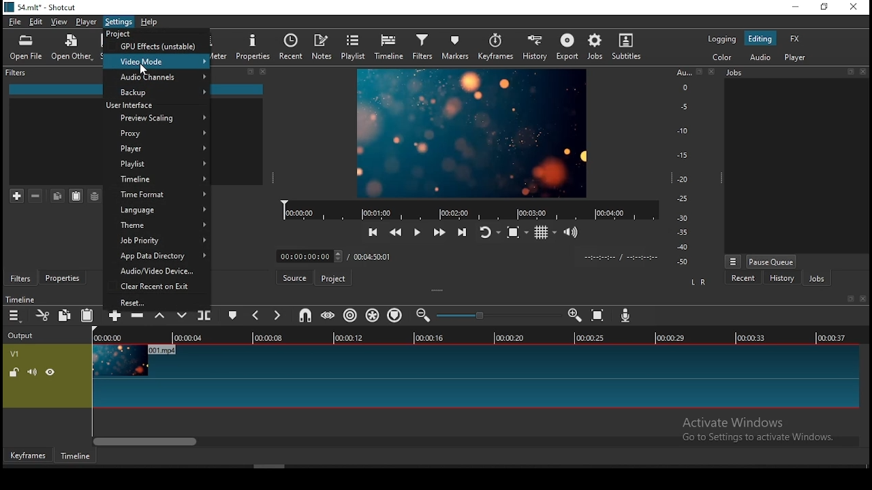 The image size is (872, 490). Describe the element at coordinates (351, 315) in the screenshot. I see `ripple` at that location.